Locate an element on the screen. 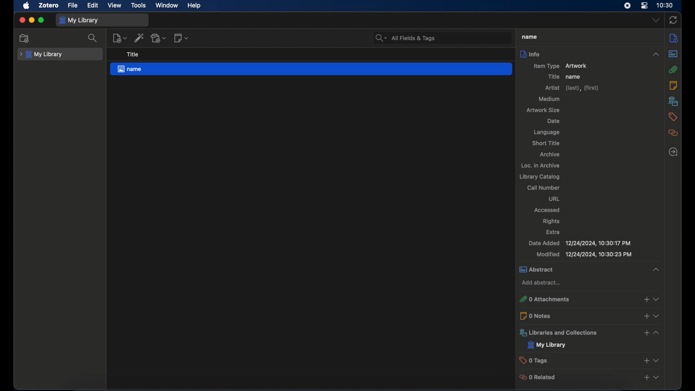 The height and width of the screenshot is (391, 695). call number is located at coordinates (543, 188).